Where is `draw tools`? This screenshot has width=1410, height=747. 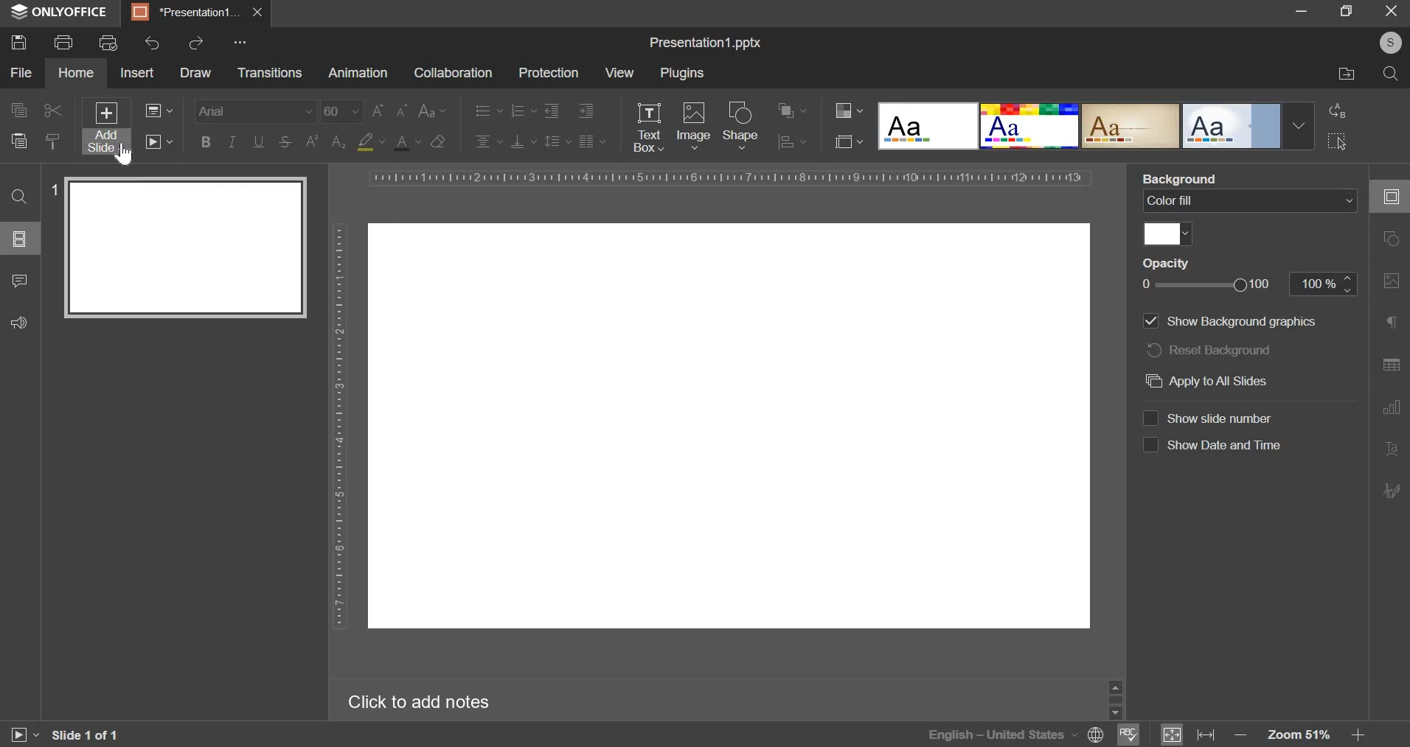 draw tools is located at coordinates (1396, 486).